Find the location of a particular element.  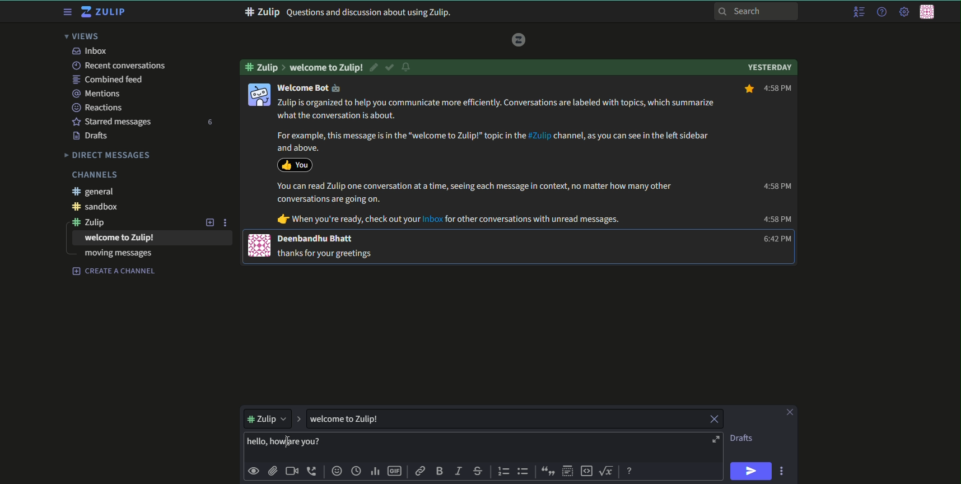

add emoji is located at coordinates (336, 471).